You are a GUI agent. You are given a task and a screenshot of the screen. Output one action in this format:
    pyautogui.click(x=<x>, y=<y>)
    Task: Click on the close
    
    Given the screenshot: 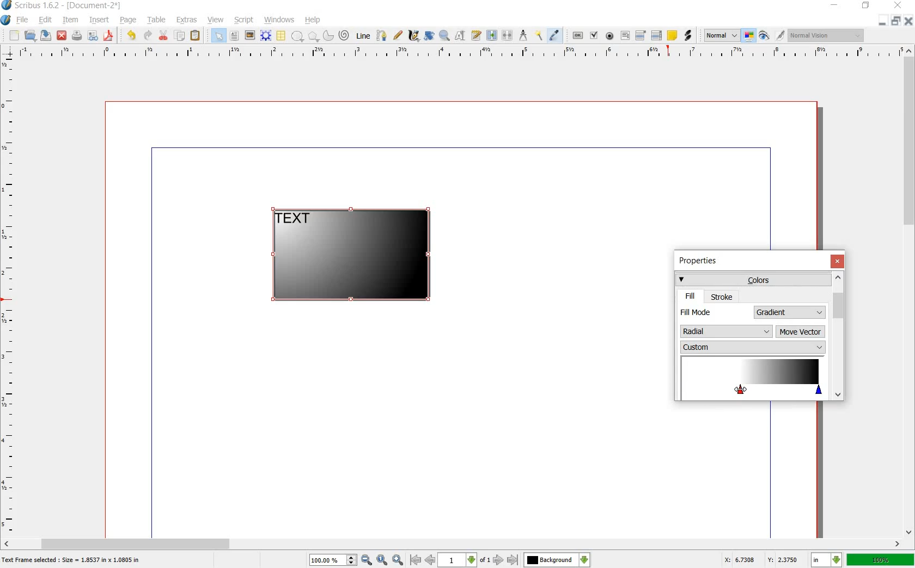 What is the action you would take?
    pyautogui.click(x=63, y=35)
    